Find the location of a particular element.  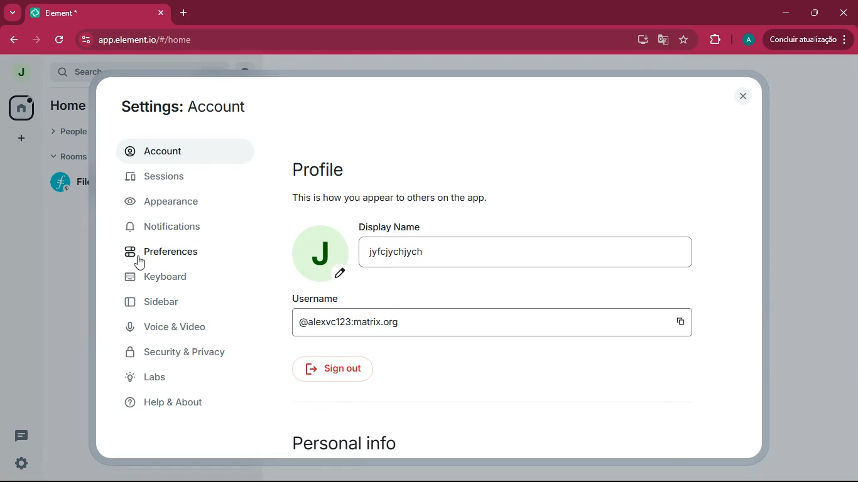

forward is located at coordinates (36, 40).